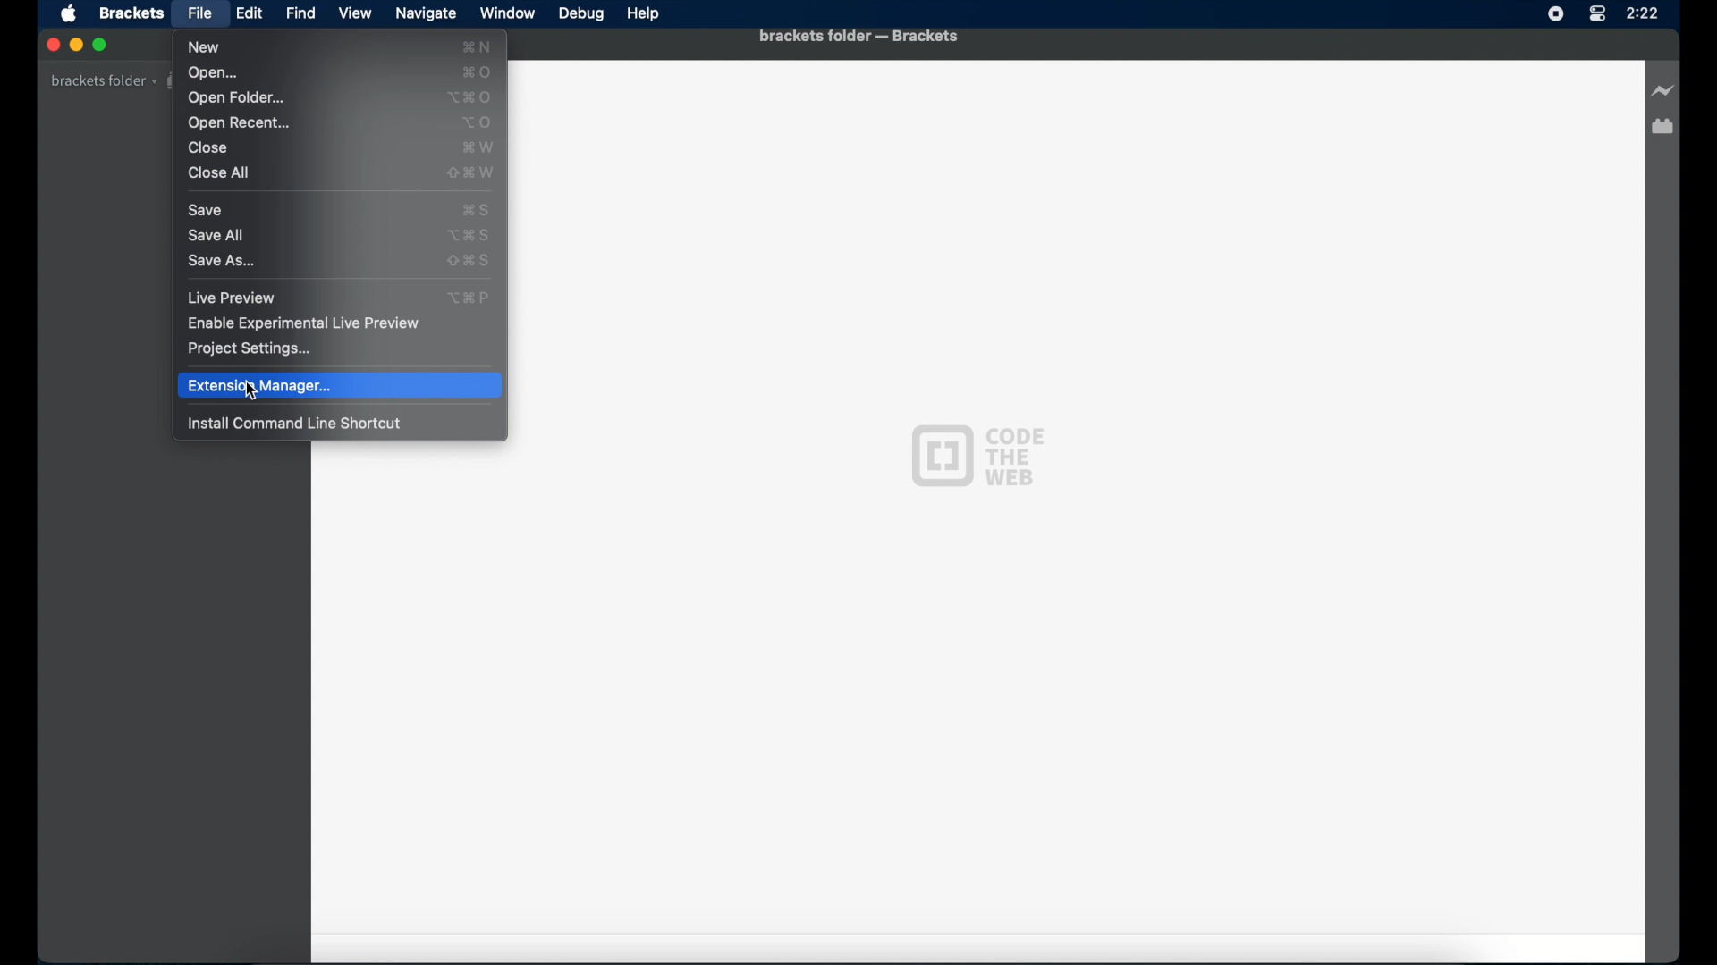 Image resolution: width=1717 pixels, height=965 pixels. Describe the element at coordinates (468, 235) in the screenshot. I see `save all shortcut` at that location.